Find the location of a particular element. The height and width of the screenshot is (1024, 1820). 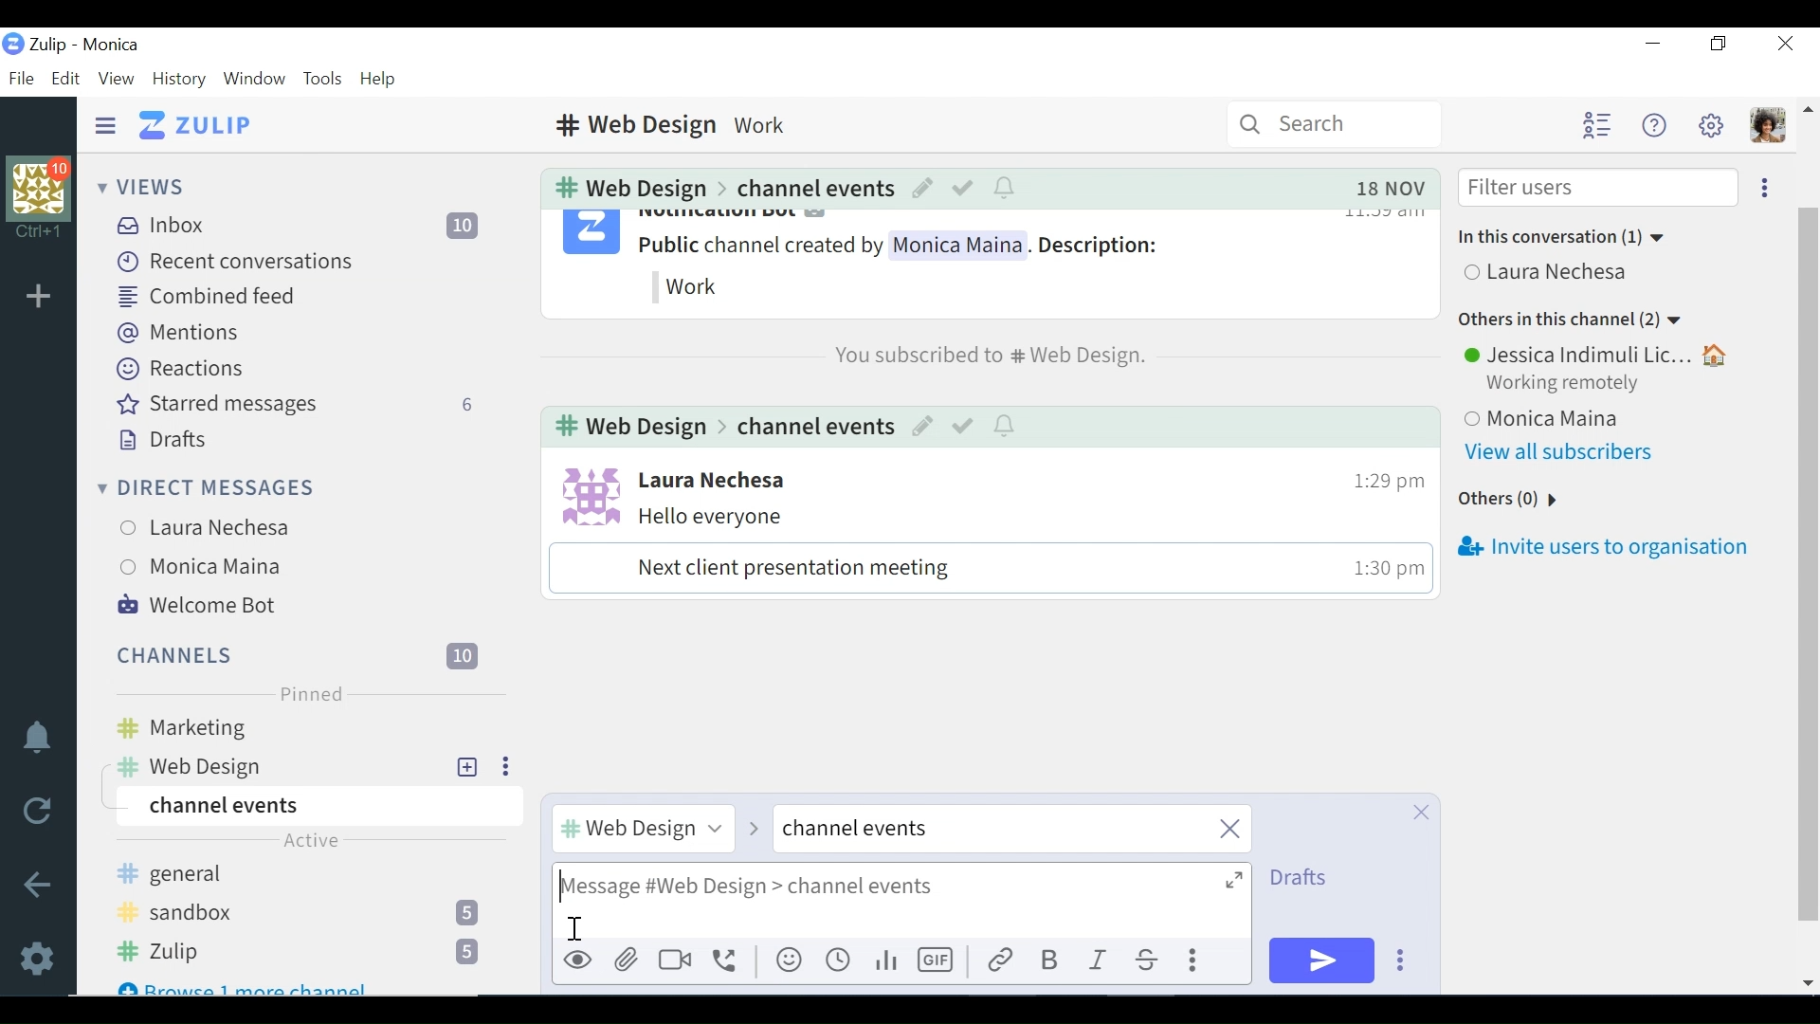

Active label is located at coordinates (312, 845).